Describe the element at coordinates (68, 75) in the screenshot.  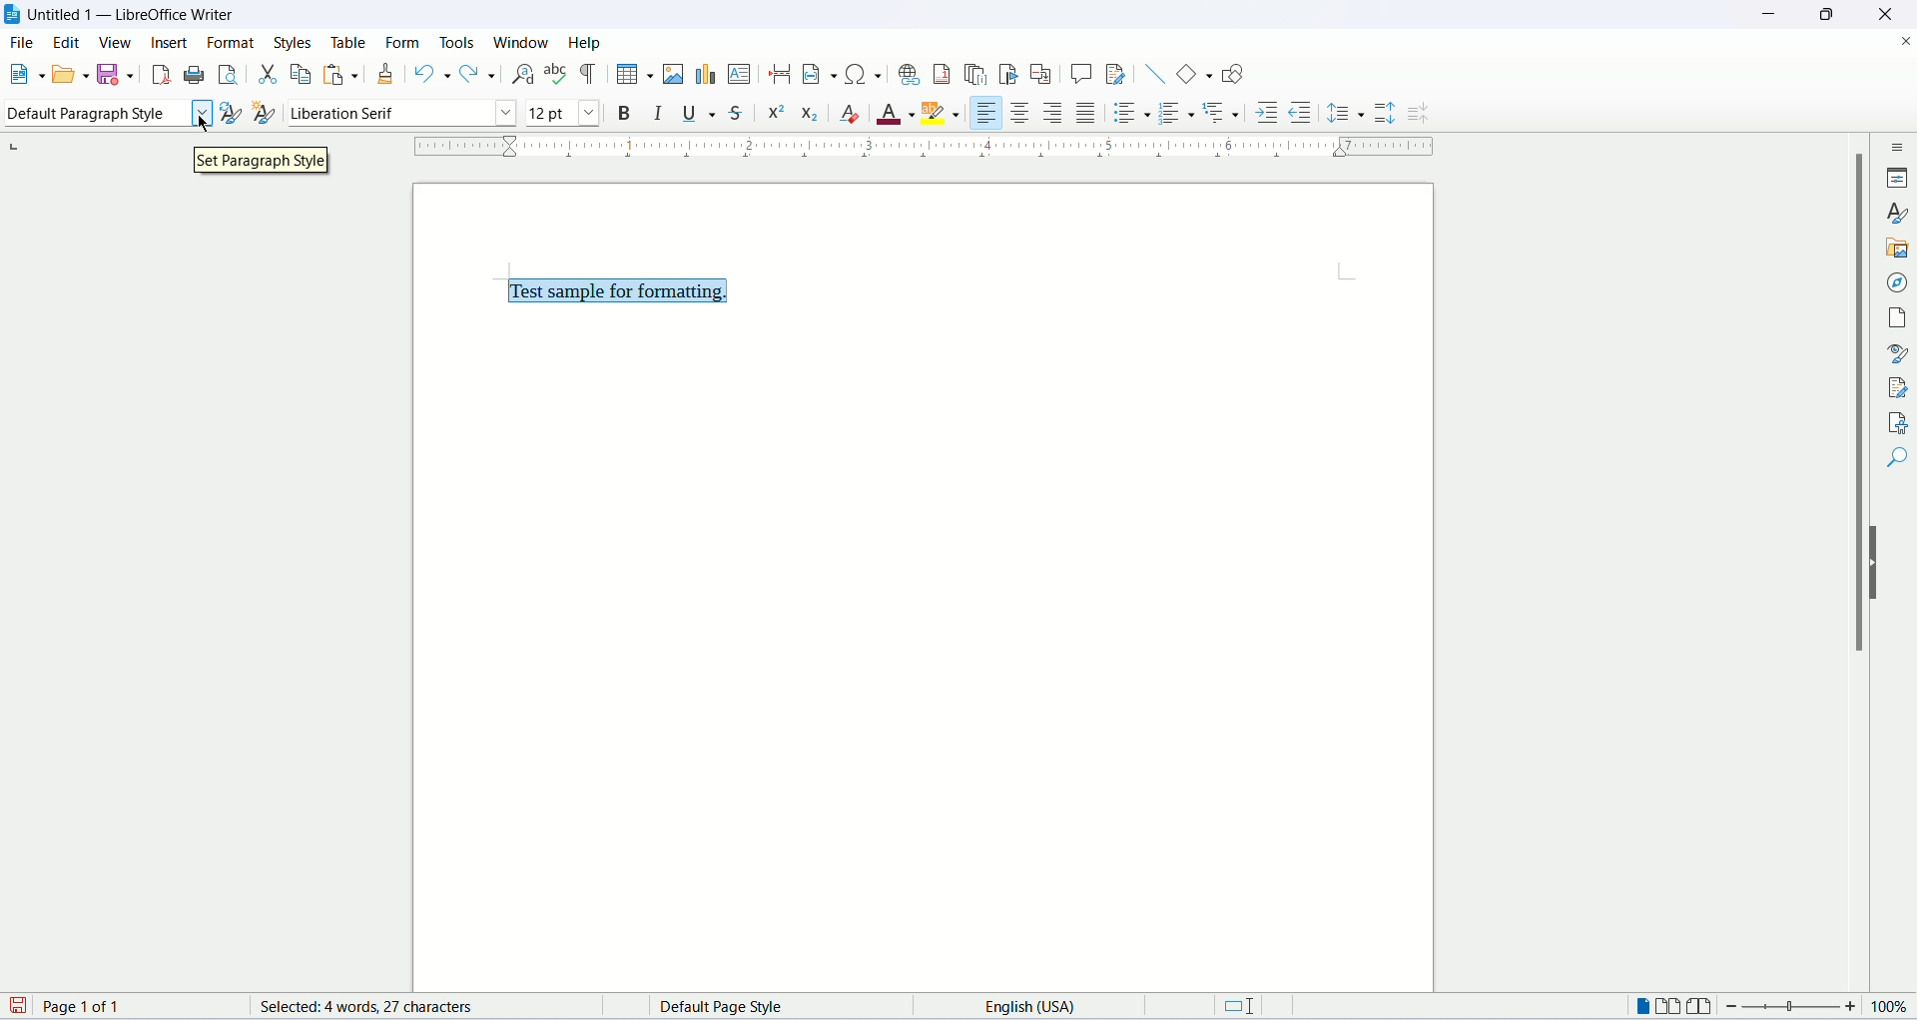
I see `open` at that location.